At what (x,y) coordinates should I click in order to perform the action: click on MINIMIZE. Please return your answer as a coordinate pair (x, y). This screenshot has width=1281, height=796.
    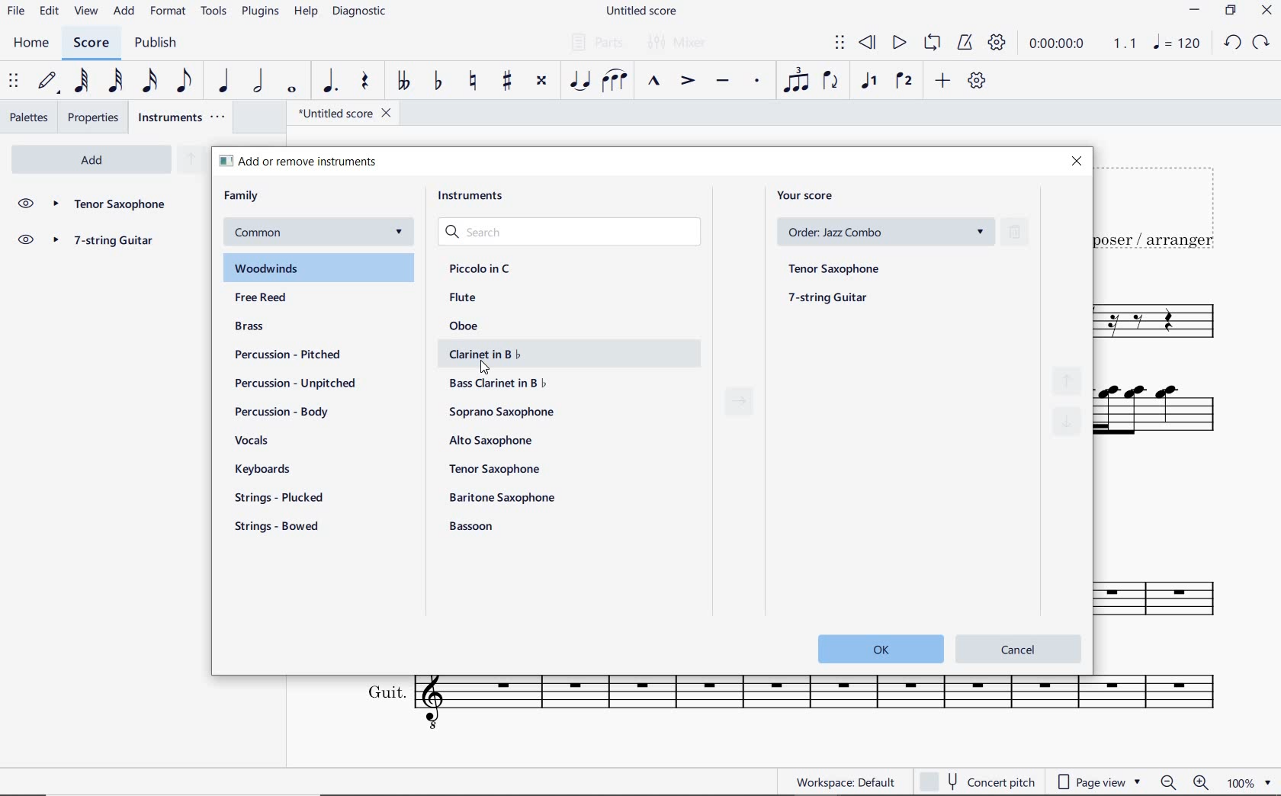
    Looking at the image, I should click on (1196, 11).